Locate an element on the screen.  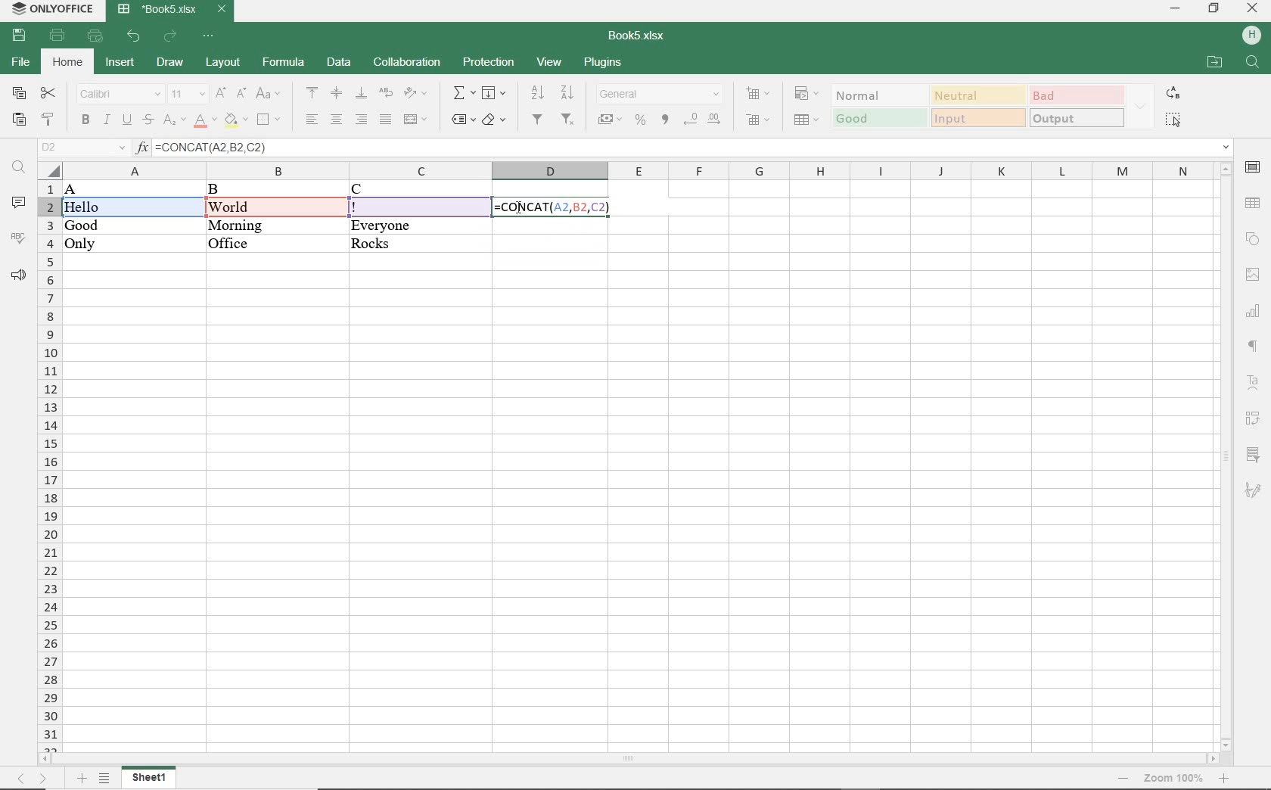
TEXT ART is located at coordinates (1253, 381).